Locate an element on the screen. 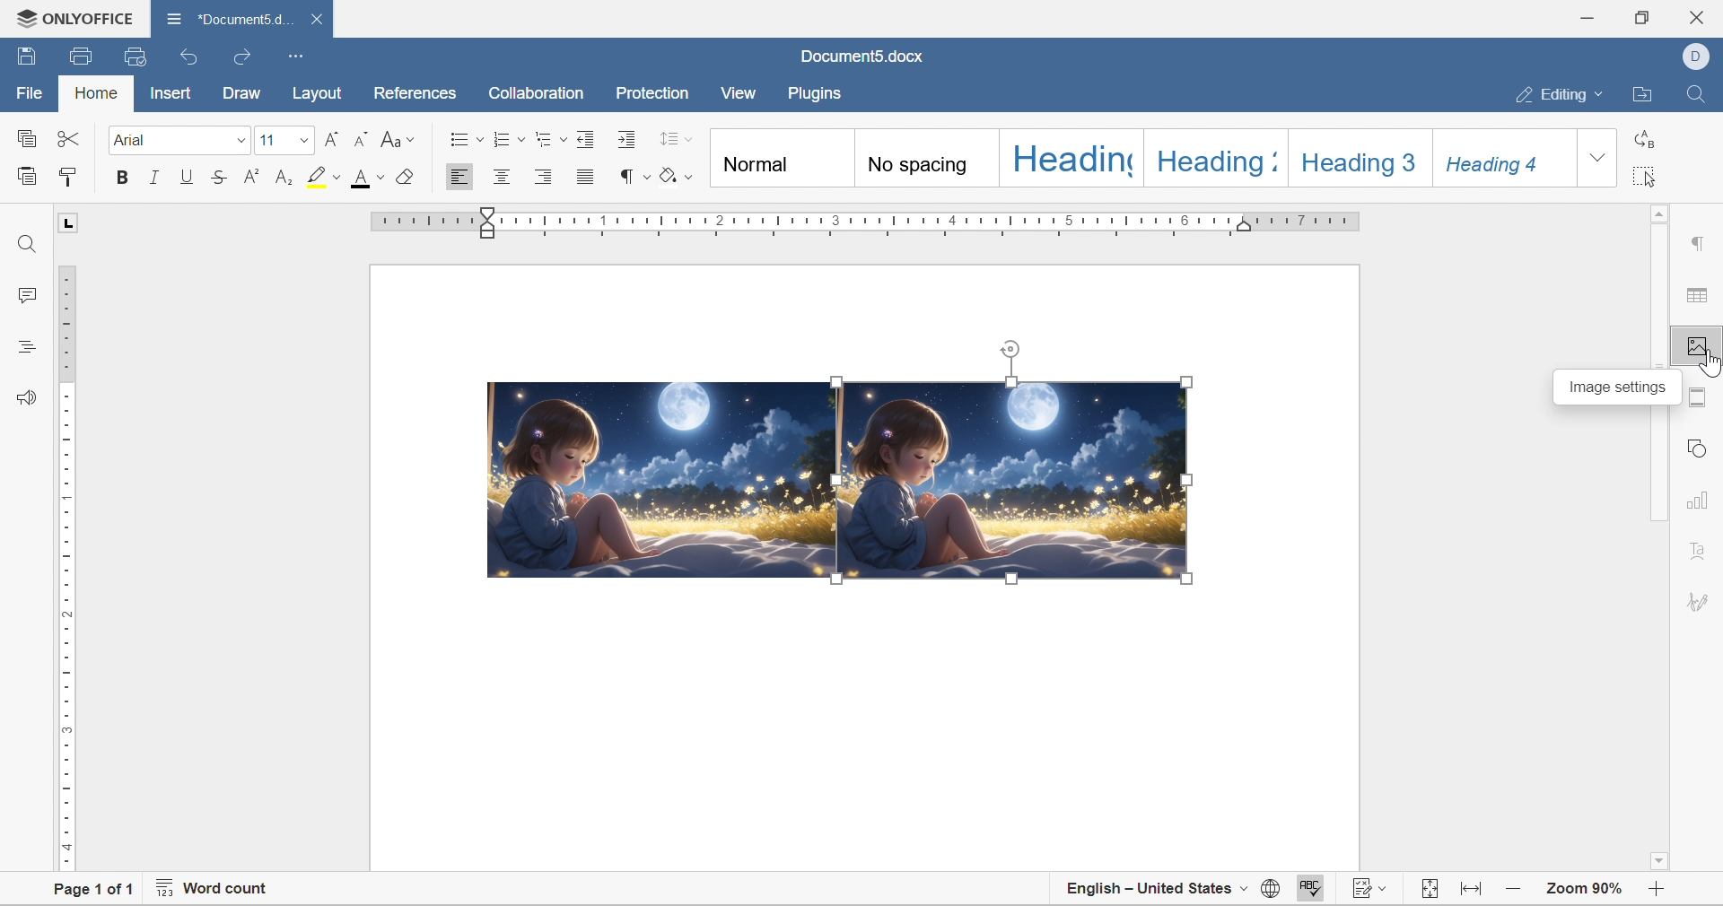  fit to width is located at coordinates (1474, 889).